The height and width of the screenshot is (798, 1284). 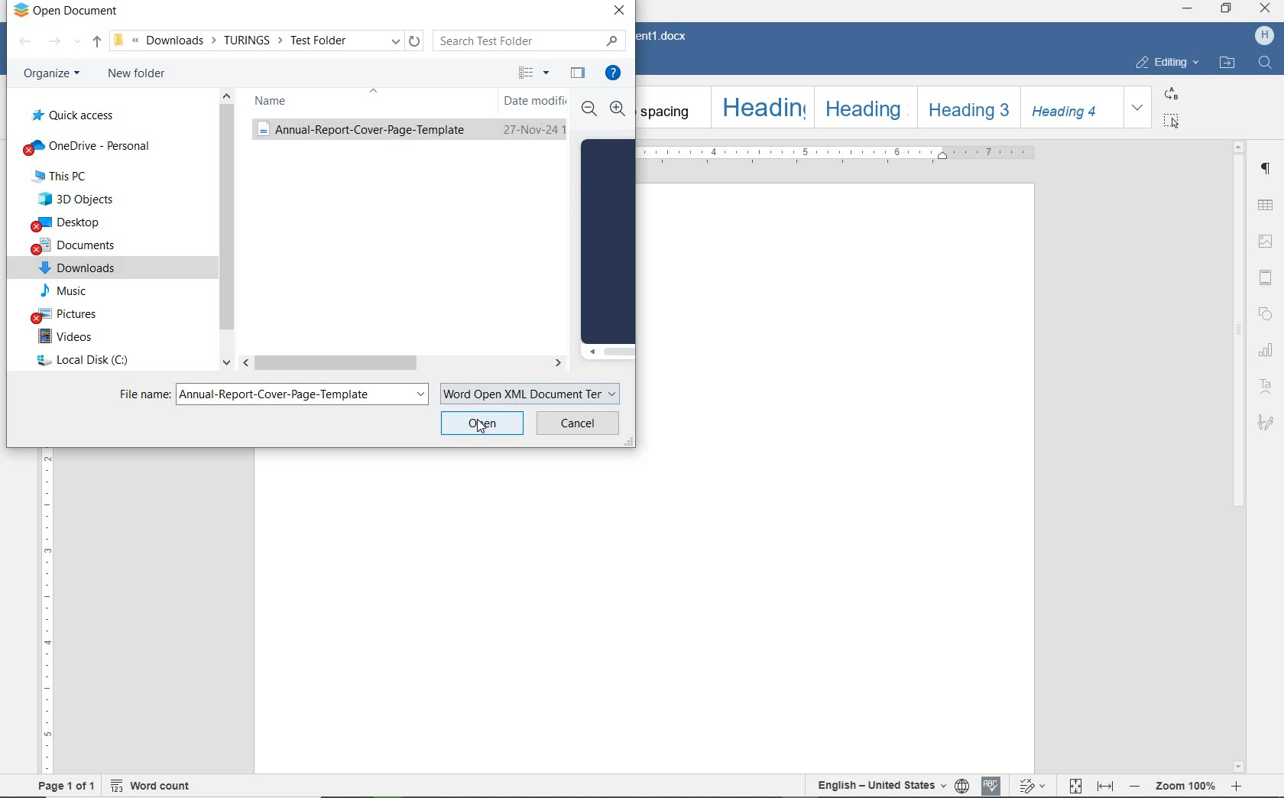 What do you see at coordinates (1266, 277) in the screenshot?
I see `header & footer` at bounding box center [1266, 277].